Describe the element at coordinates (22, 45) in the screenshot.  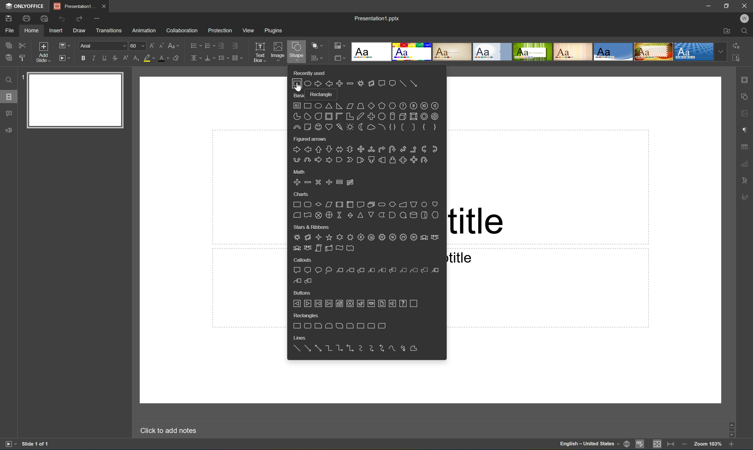
I see `Cut` at that location.